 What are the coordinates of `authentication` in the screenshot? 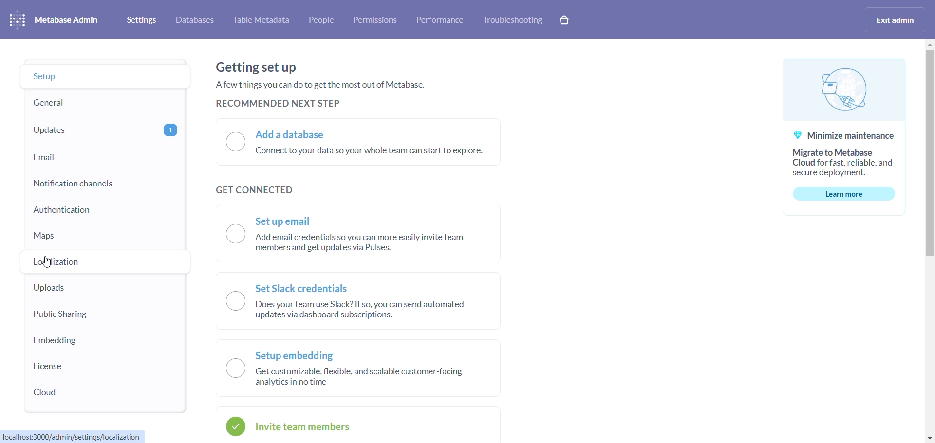 It's located at (101, 211).